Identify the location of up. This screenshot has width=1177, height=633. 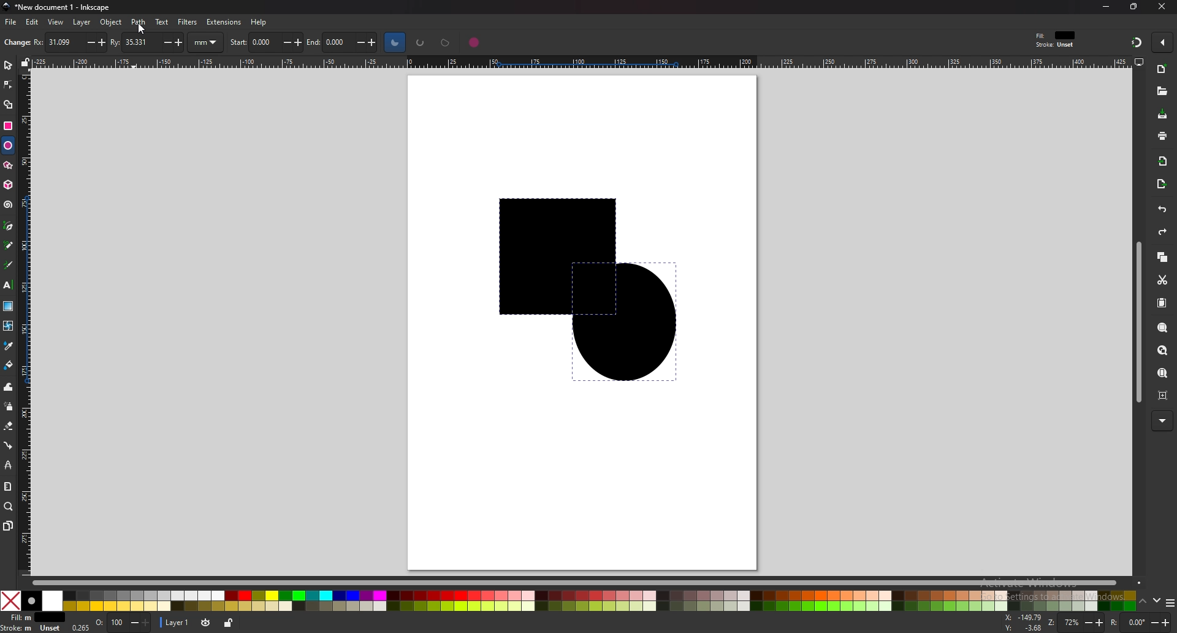
(1144, 602).